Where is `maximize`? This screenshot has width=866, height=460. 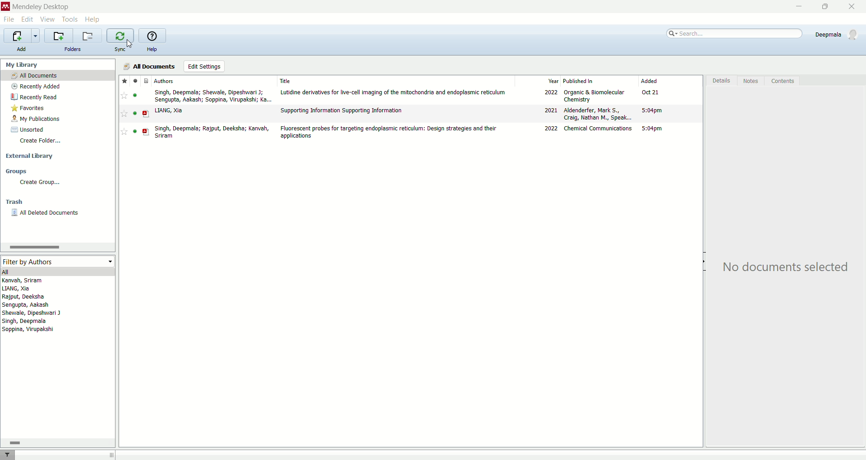 maximize is located at coordinates (826, 6).